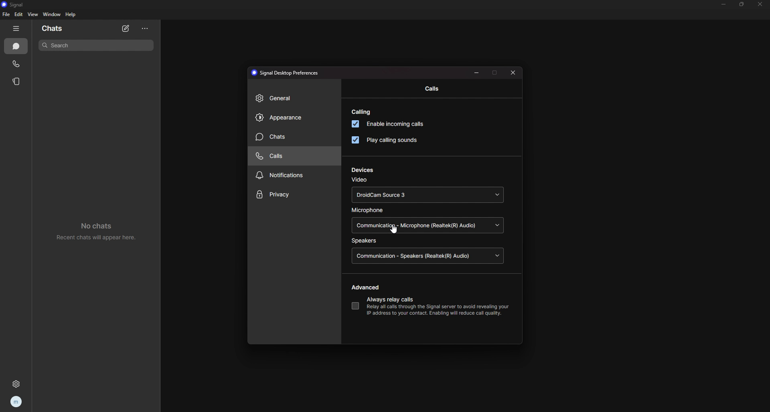 This screenshot has height=412, width=770. Describe the element at coordinates (33, 14) in the screenshot. I see `view` at that location.